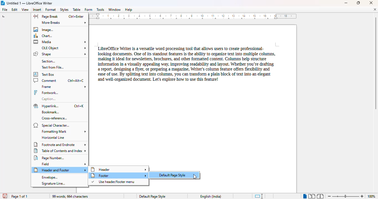 The image size is (378, 199). Describe the element at coordinates (304, 196) in the screenshot. I see `one page view` at that location.